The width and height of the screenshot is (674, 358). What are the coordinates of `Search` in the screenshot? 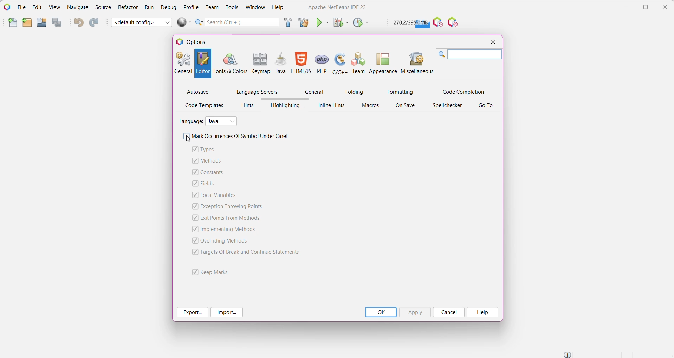 It's located at (469, 55).